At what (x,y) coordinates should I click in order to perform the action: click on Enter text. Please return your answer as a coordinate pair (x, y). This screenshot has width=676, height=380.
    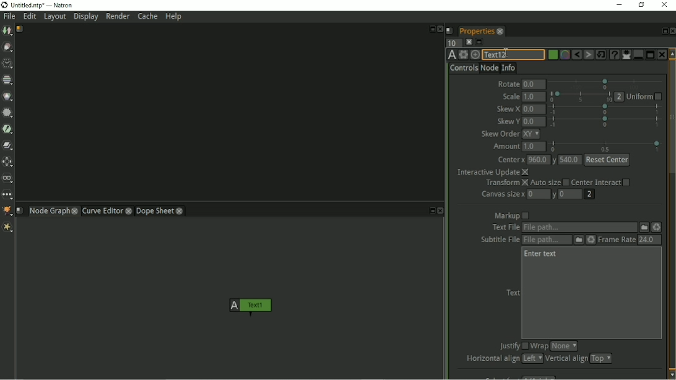
    Looking at the image, I should click on (541, 254).